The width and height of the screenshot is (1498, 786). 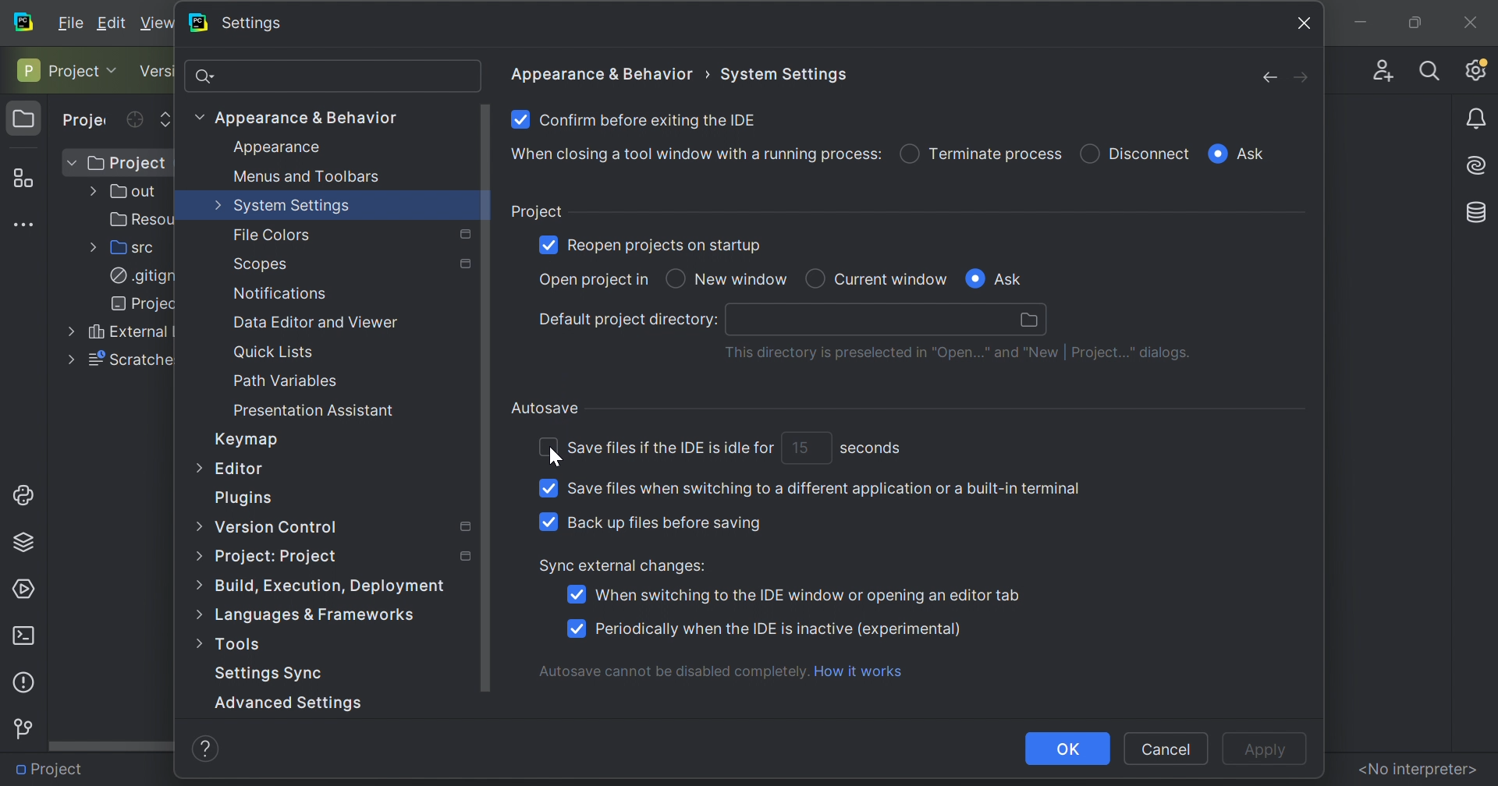 I want to click on More, so click(x=196, y=115).